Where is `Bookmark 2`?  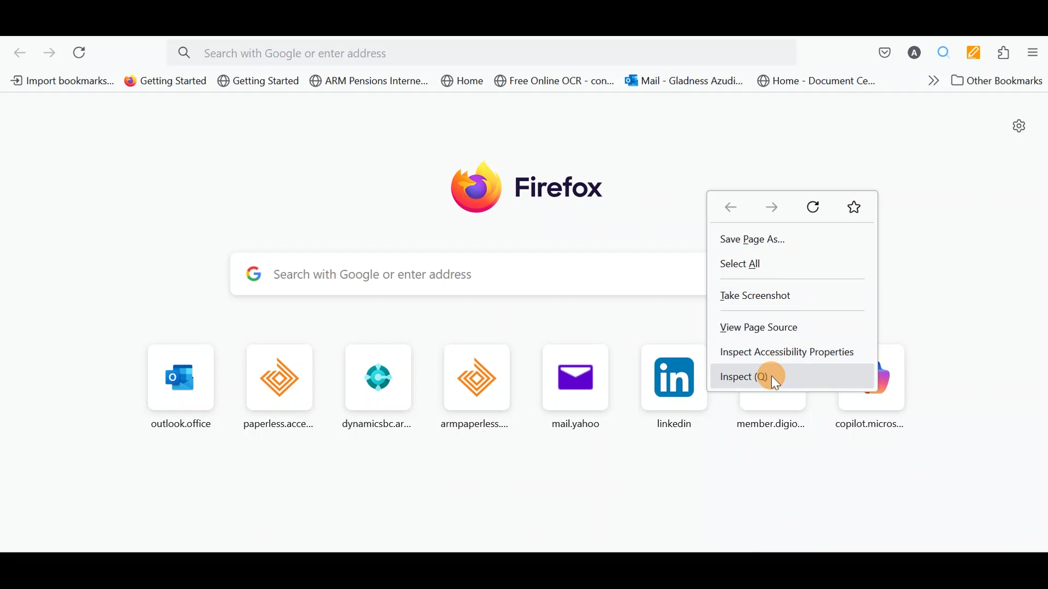
Bookmark 2 is located at coordinates (163, 83).